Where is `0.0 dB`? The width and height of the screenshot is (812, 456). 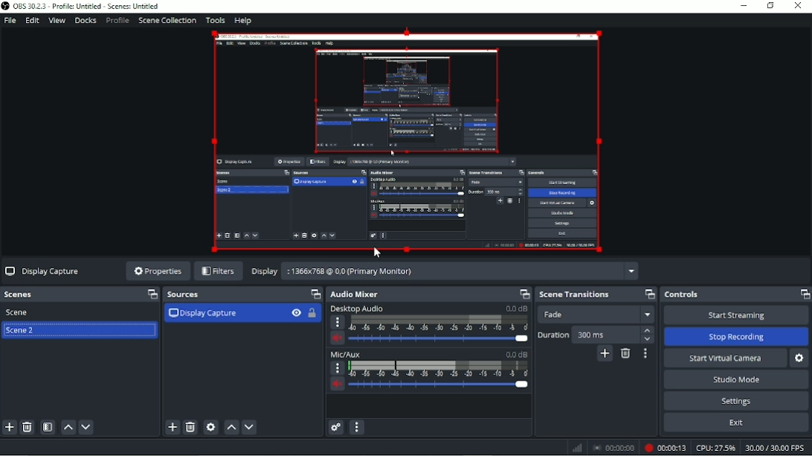 0.0 dB is located at coordinates (516, 308).